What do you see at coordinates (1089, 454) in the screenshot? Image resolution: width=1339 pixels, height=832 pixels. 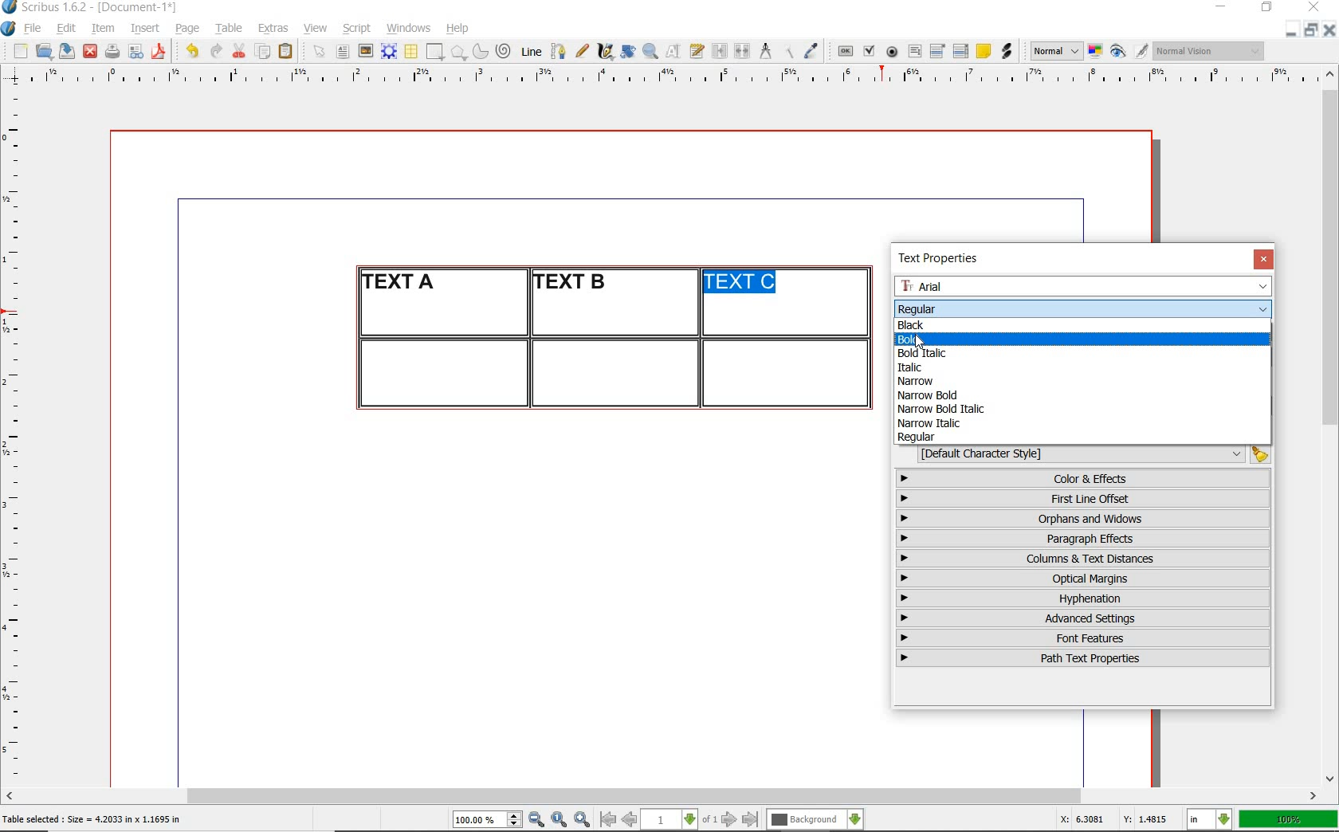 I see `default character style` at bounding box center [1089, 454].